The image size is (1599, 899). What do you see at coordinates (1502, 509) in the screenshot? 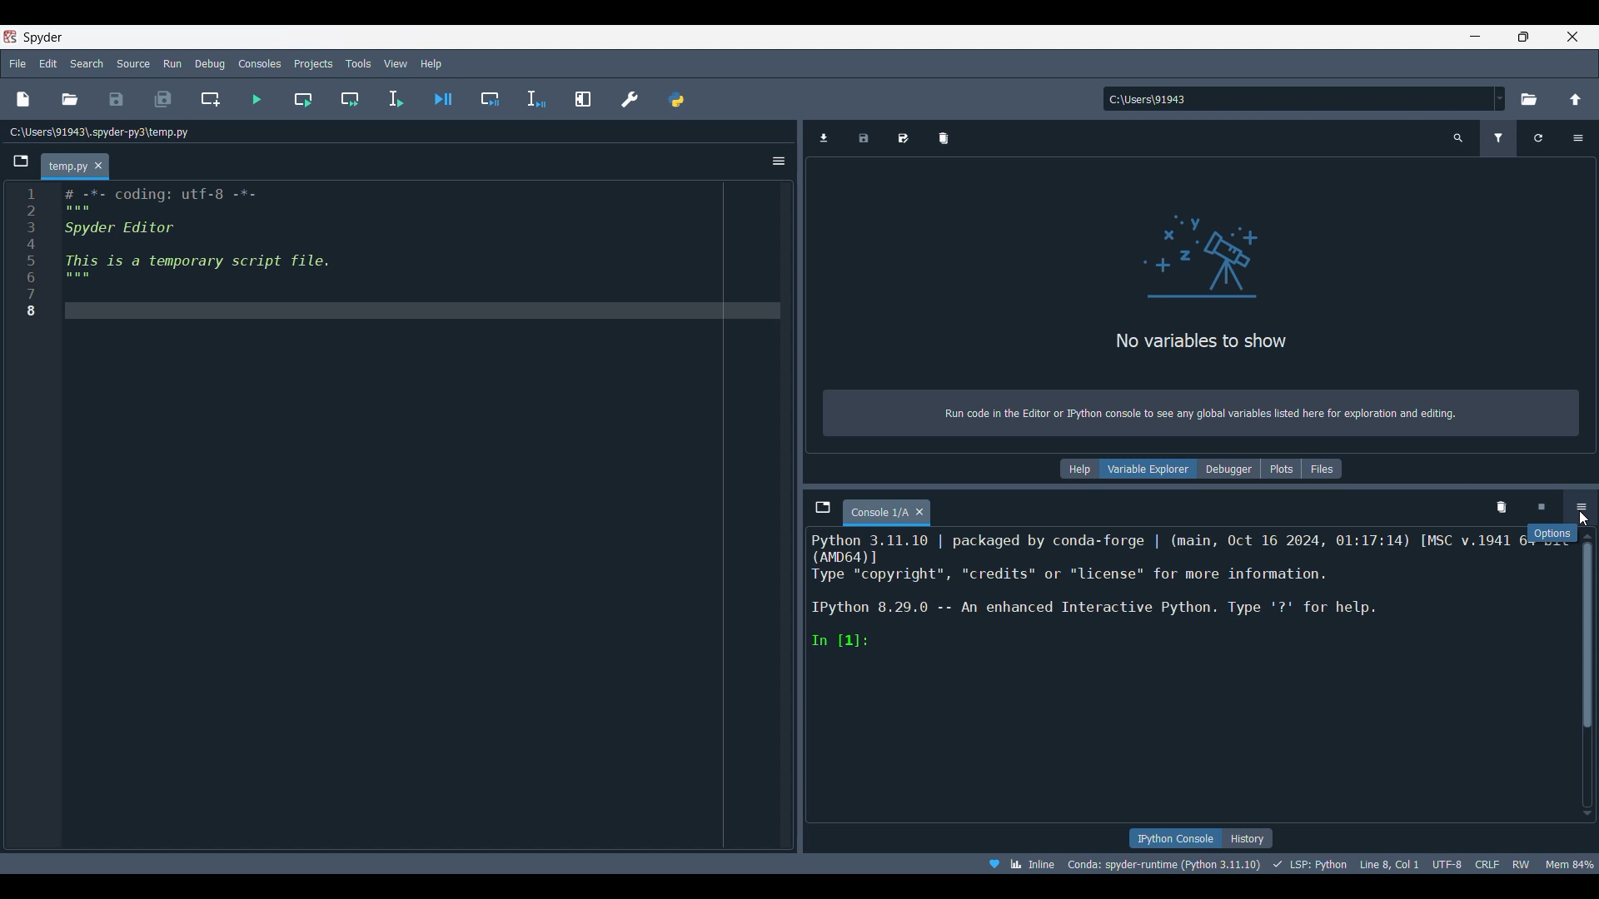
I see `Remove all variables from namespace` at bounding box center [1502, 509].